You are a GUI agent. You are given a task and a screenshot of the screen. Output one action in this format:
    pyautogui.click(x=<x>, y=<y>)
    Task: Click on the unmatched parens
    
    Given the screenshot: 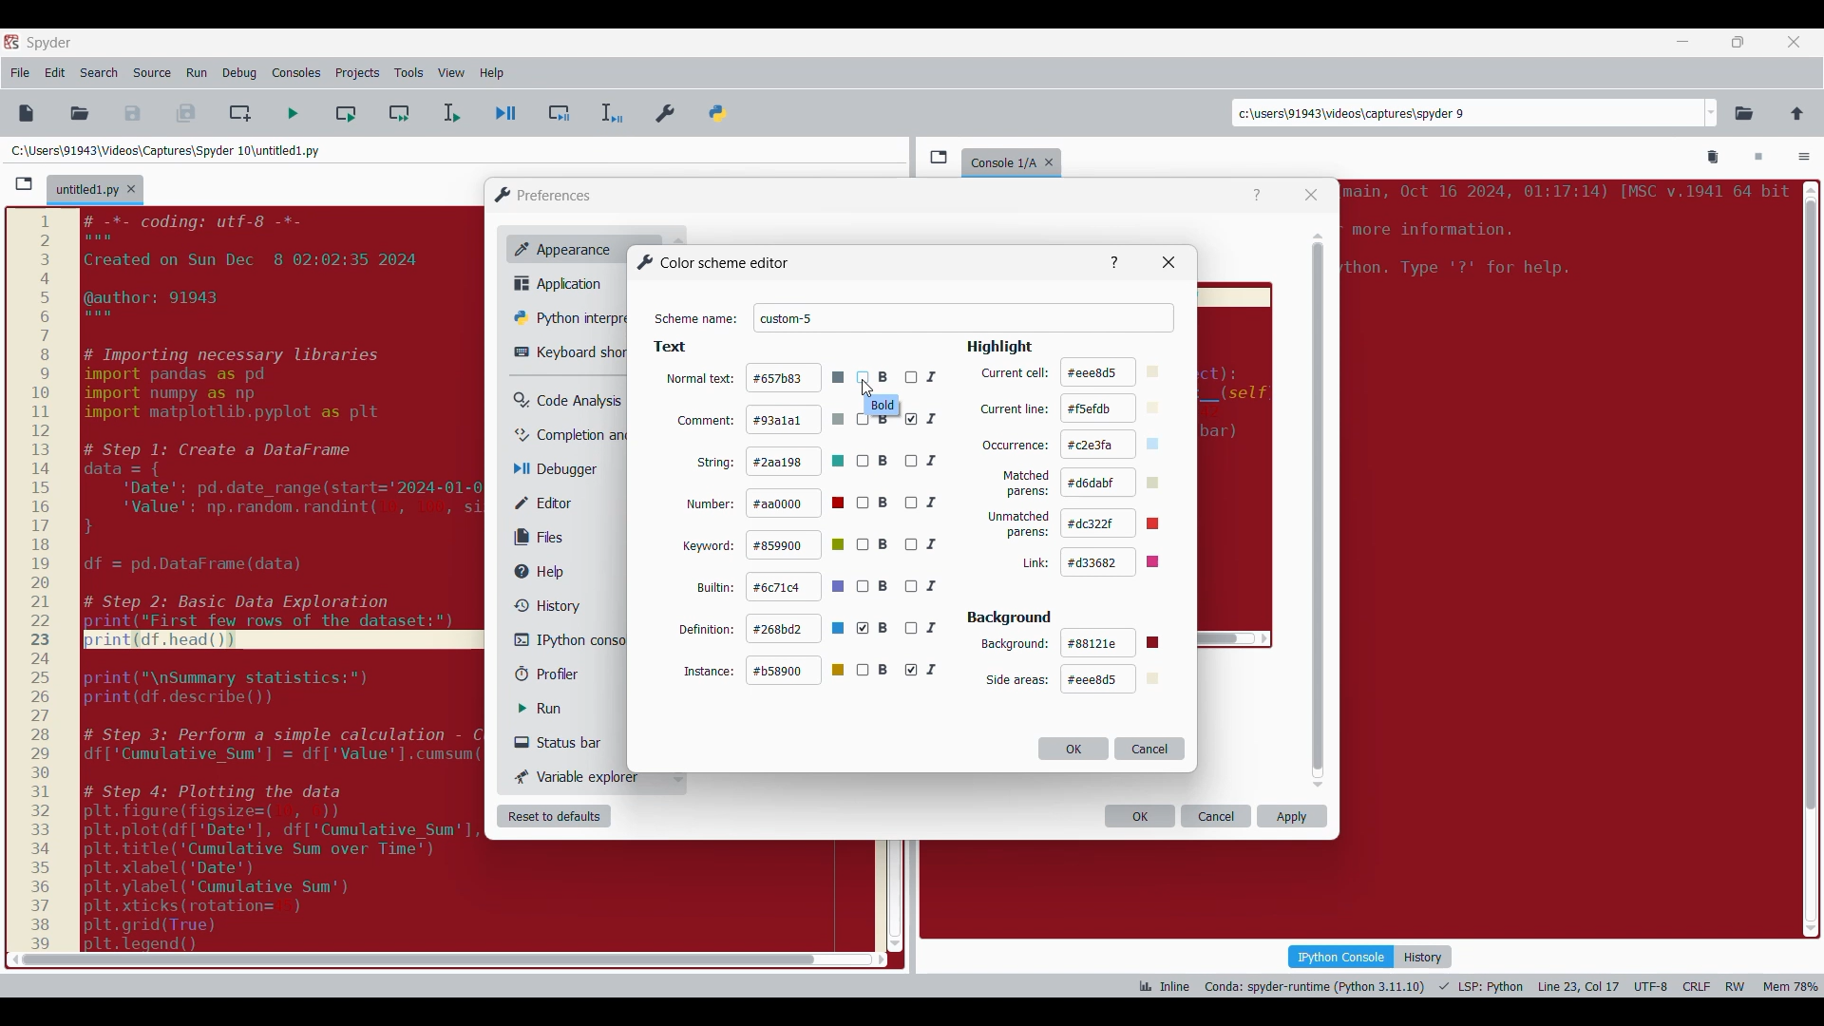 What is the action you would take?
    pyautogui.click(x=1019, y=524)
    